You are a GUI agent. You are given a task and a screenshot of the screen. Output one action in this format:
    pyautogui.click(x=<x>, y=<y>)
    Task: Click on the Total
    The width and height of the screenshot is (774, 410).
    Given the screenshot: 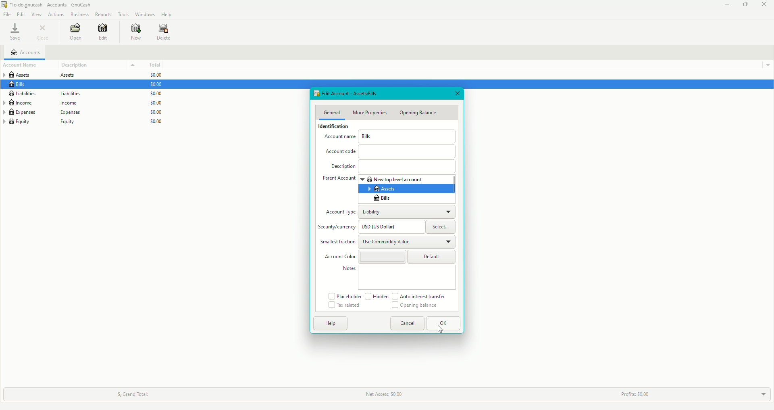 What is the action you would take?
    pyautogui.click(x=158, y=65)
    